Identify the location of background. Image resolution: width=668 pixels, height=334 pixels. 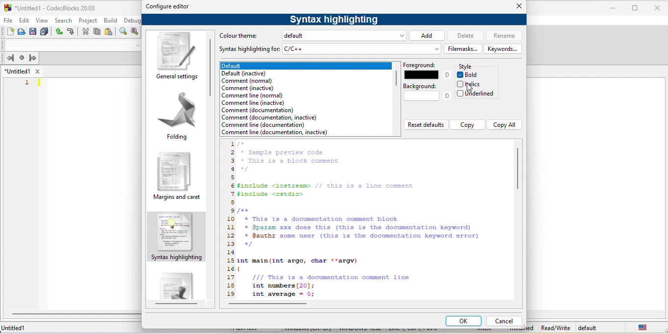
(427, 93).